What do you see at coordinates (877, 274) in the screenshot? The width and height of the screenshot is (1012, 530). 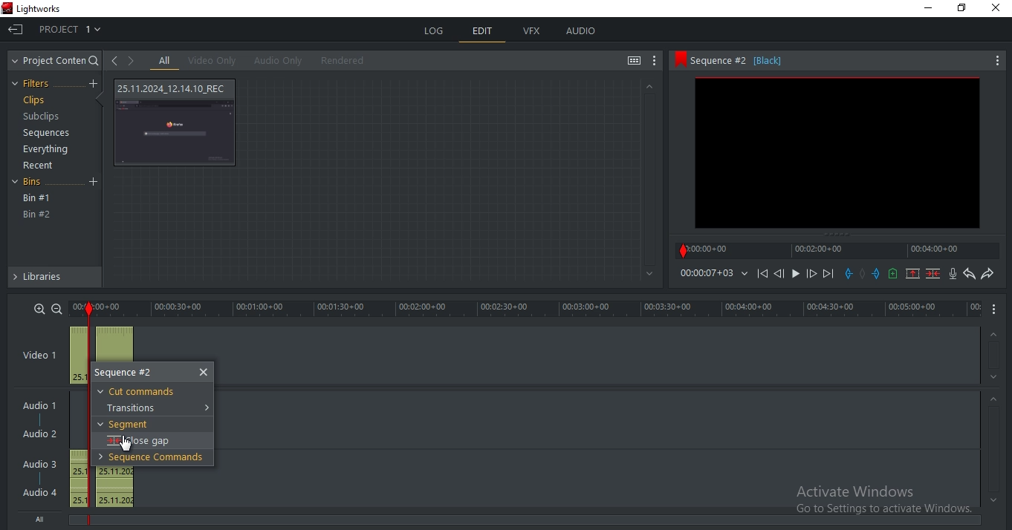 I see `add an out mark` at bounding box center [877, 274].